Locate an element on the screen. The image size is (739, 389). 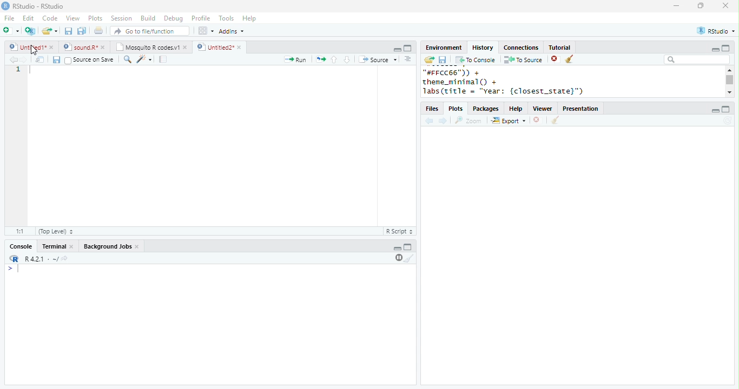
resize is located at coordinates (701, 6).